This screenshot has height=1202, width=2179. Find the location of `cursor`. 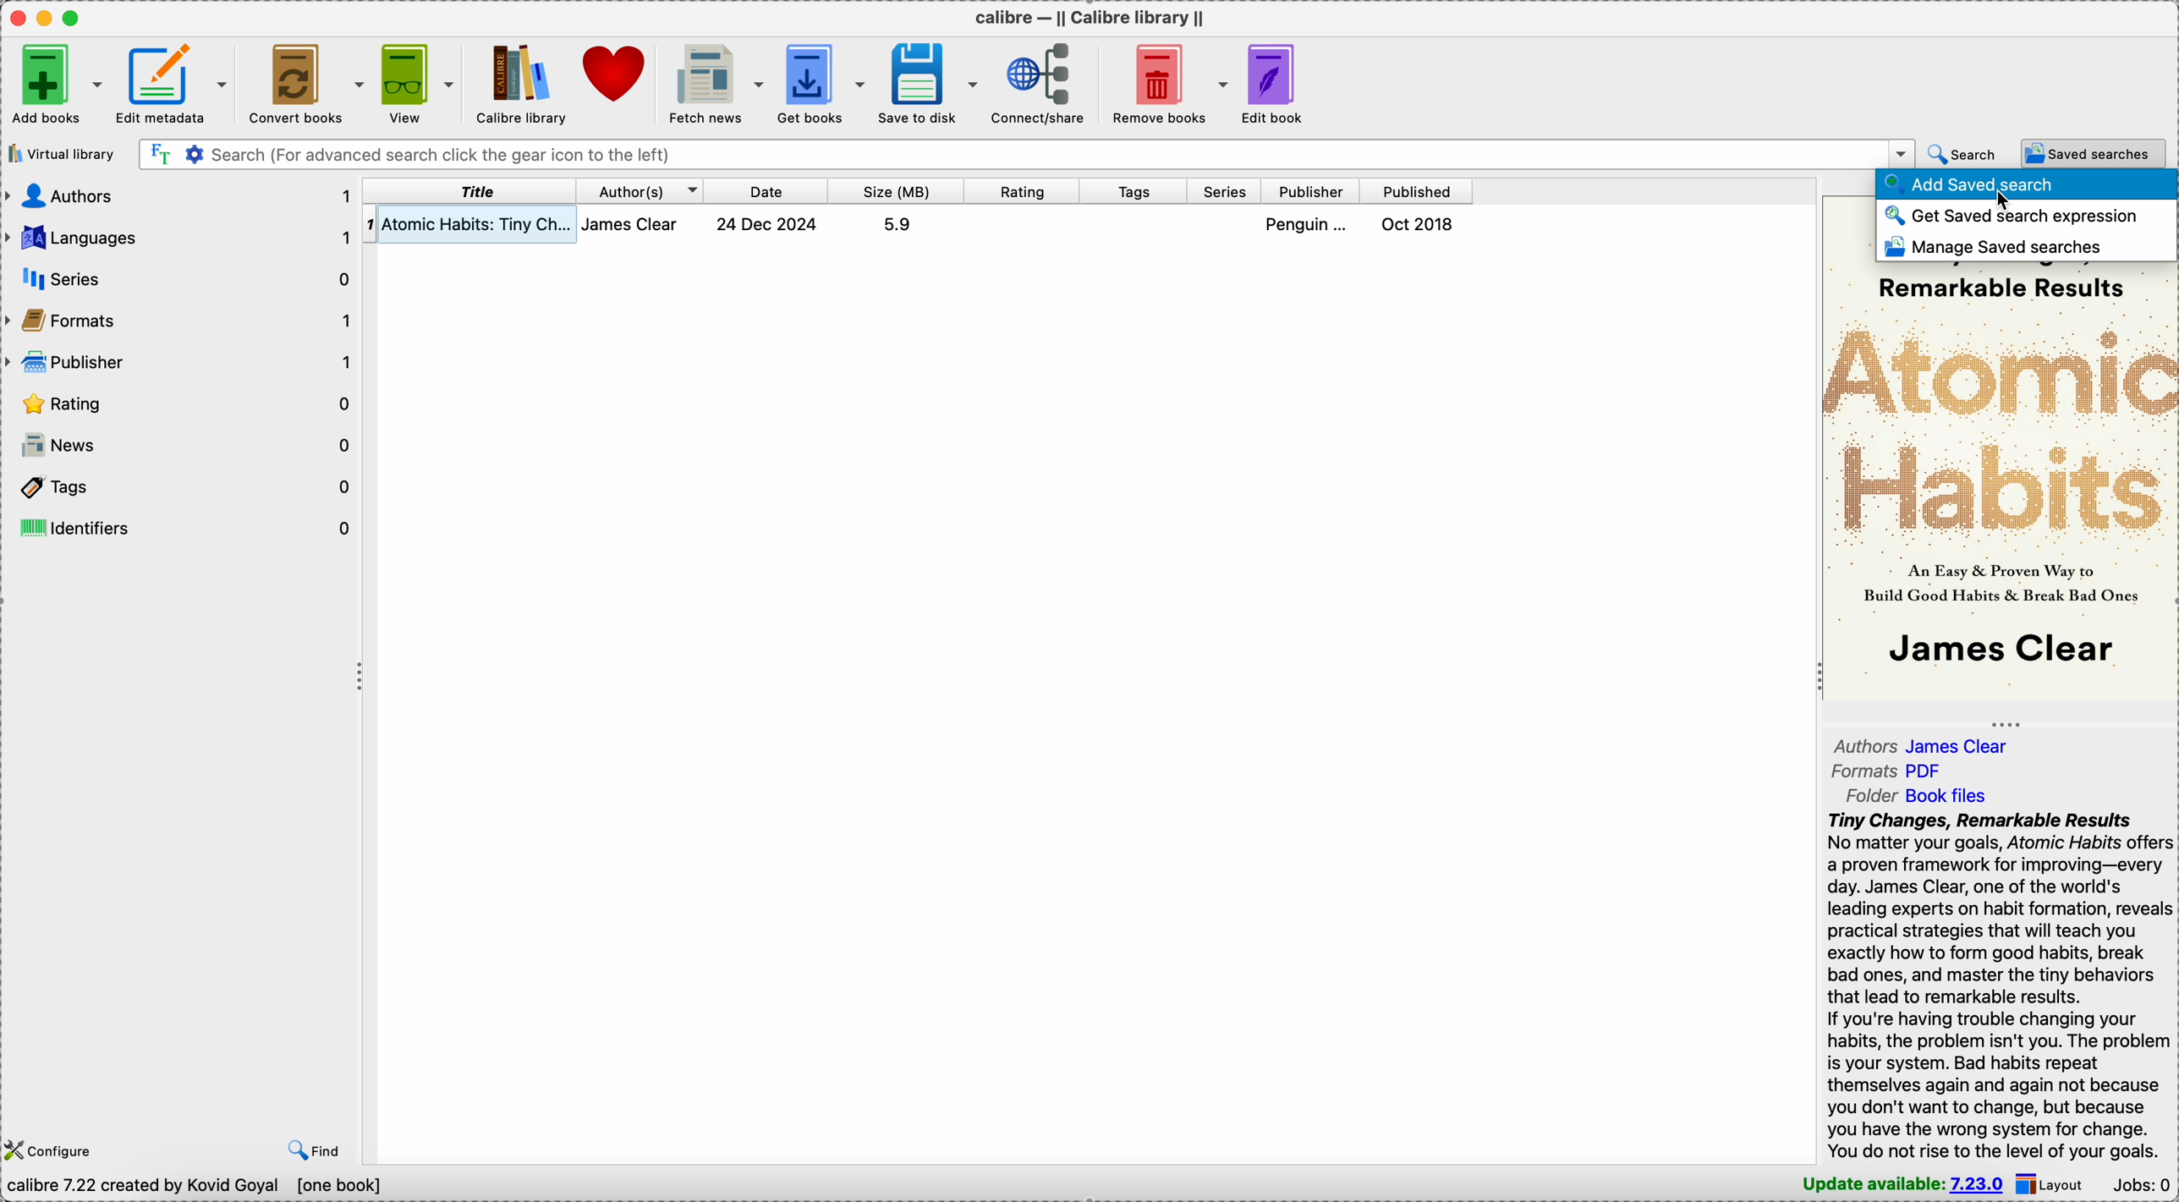

cursor is located at coordinates (2002, 199).